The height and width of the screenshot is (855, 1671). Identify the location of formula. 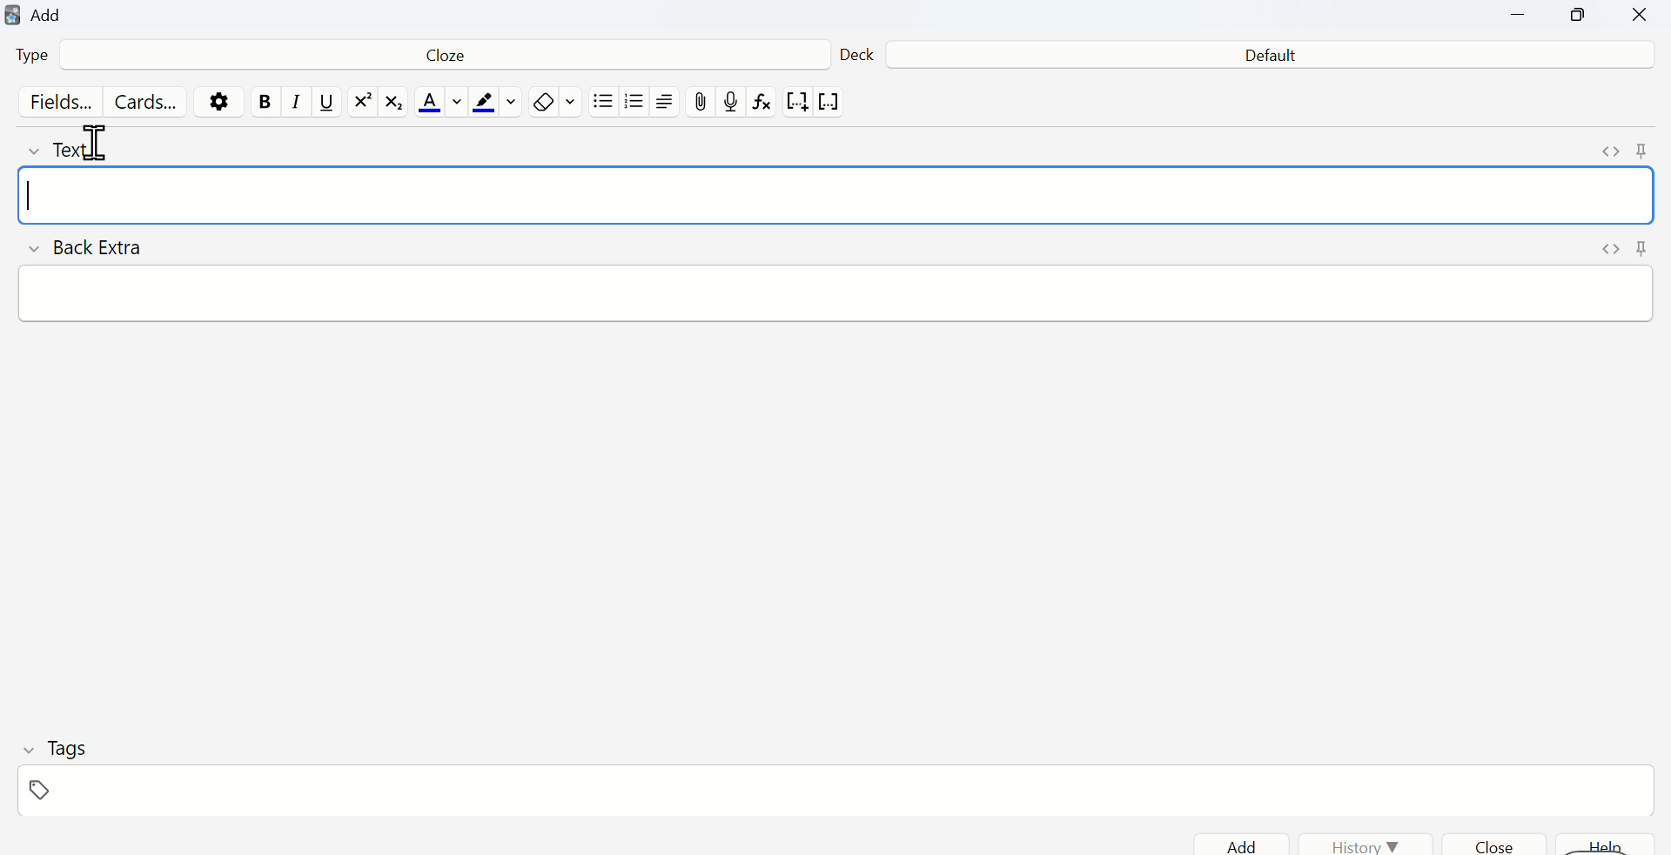
(764, 105).